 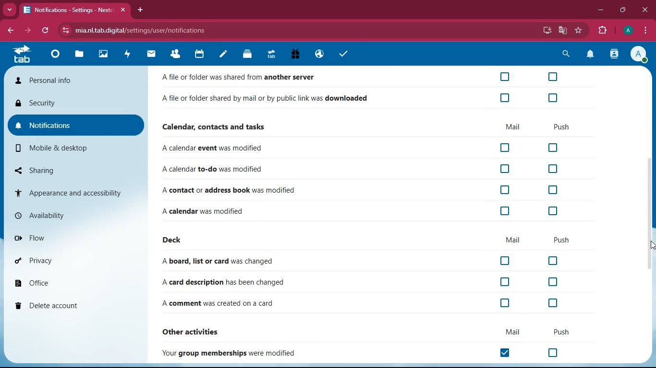 I want to click on home, so click(x=54, y=54).